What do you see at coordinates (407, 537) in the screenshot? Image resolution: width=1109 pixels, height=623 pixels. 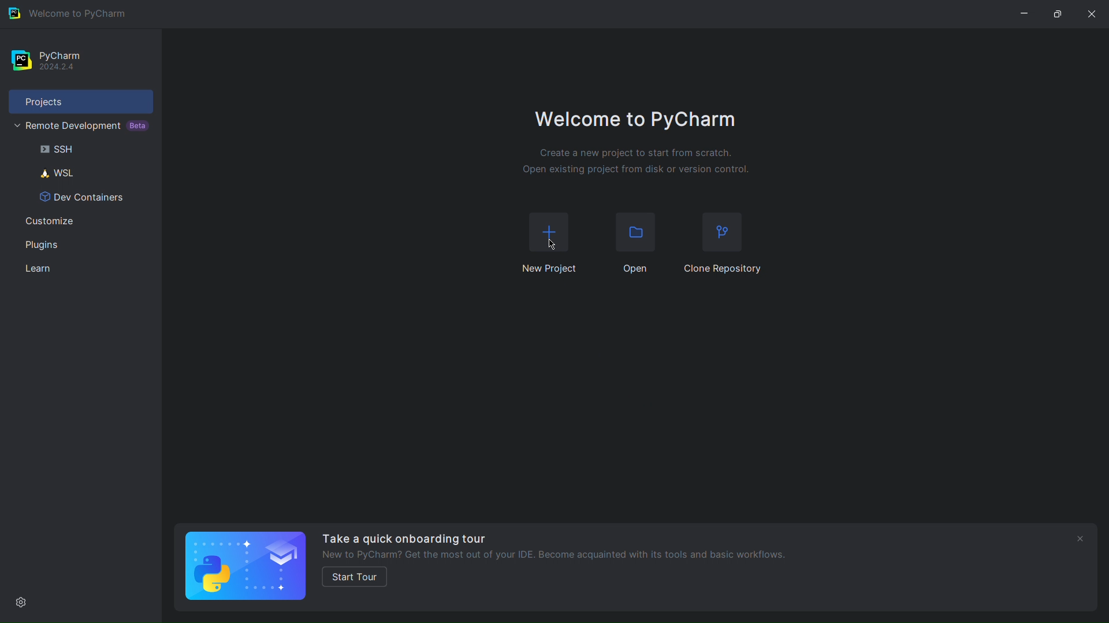 I see `Take a quick onboarding tour` at bounding box center [407, 537].